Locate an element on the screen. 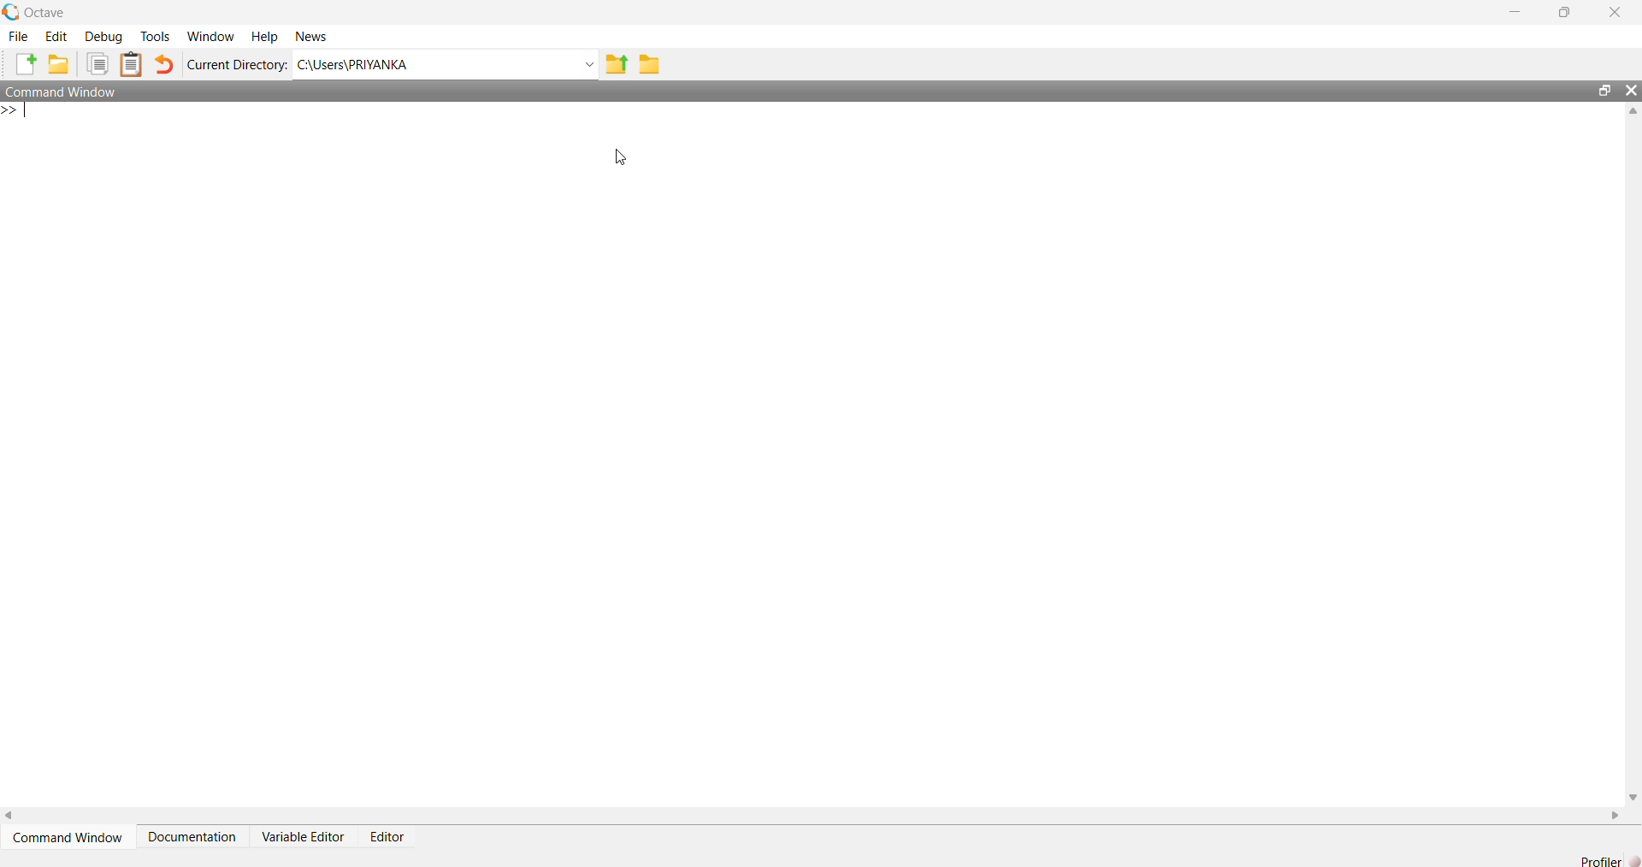  Variable Editor is located at coordinates (306, 835).